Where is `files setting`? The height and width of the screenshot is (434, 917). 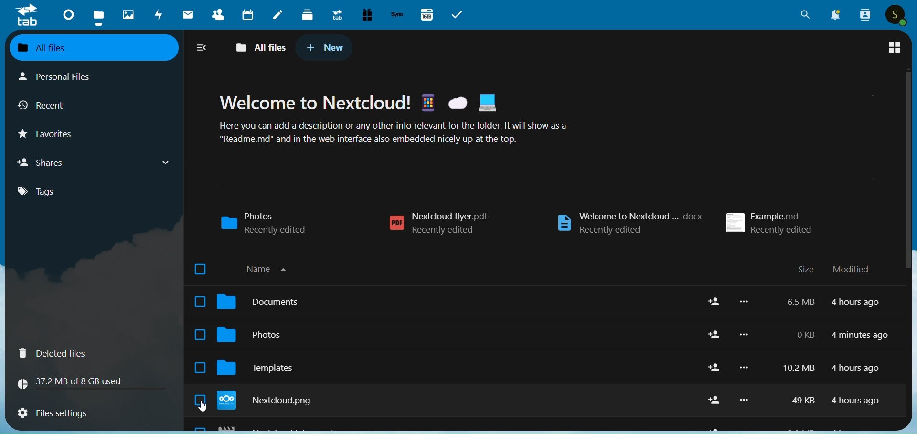
files setting is located at coordinates (91, 413).